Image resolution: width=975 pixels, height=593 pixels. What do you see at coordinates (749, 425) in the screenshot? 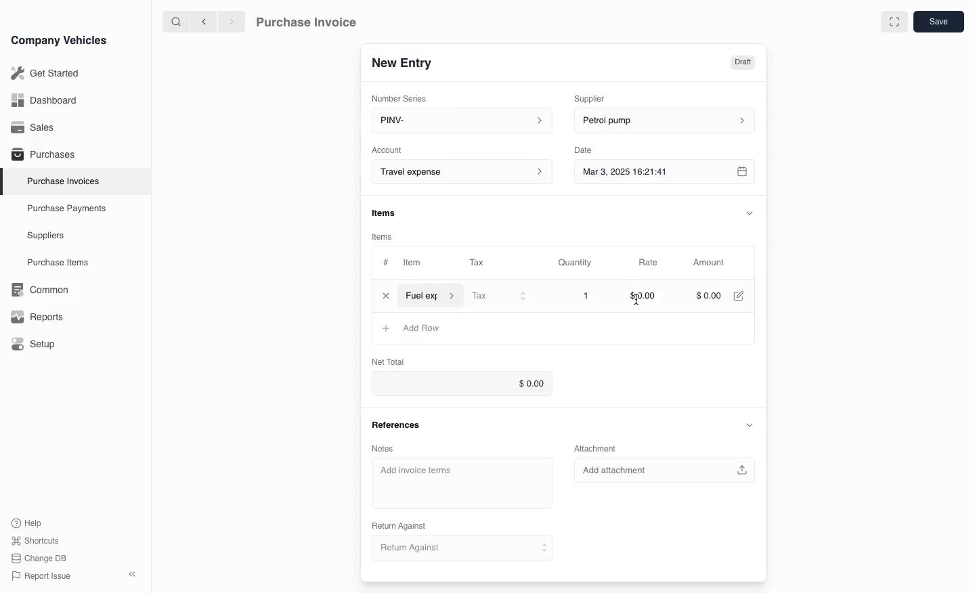
I see `collapse` at bounding box center [749, 425].